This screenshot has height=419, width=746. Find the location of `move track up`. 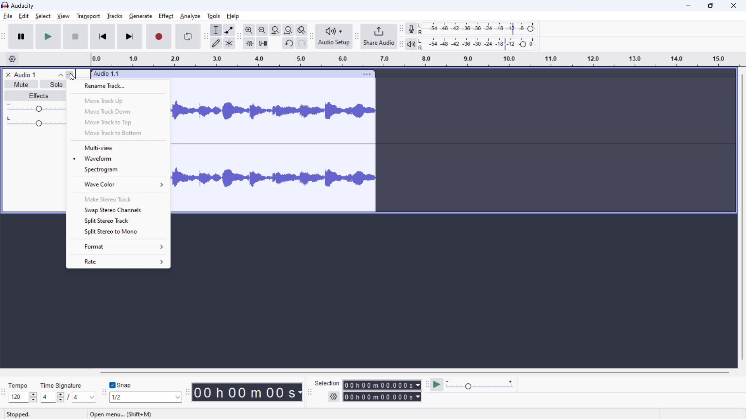

move track up is located at coordinates (119, 101).